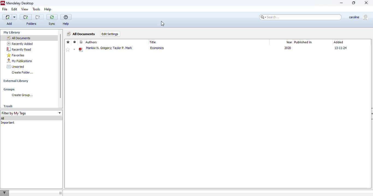 The height and width of the screenshot is (196, 373). Describe the element at coordinates (20, 3) in the screenshot. I see `mendeley desktop` at that location.